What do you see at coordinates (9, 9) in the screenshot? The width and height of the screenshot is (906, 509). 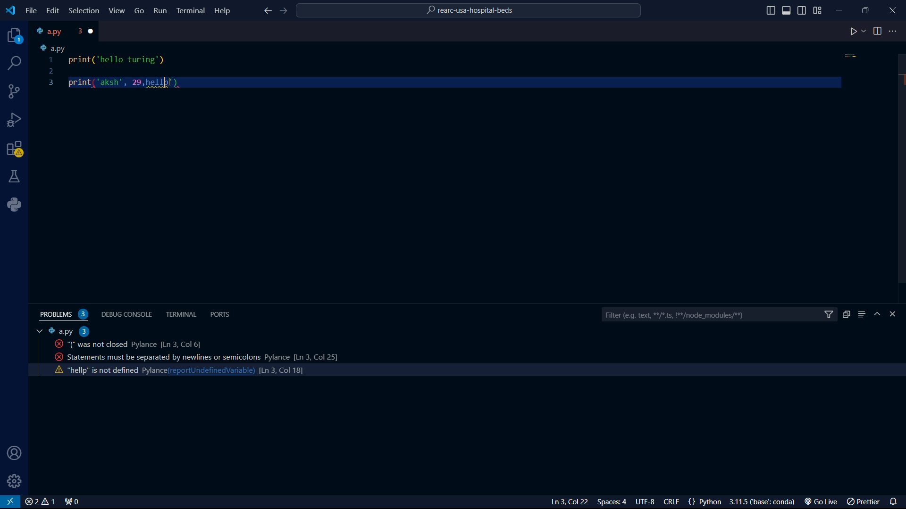 I see `VS Code logo` at bounding box center [9, 9].